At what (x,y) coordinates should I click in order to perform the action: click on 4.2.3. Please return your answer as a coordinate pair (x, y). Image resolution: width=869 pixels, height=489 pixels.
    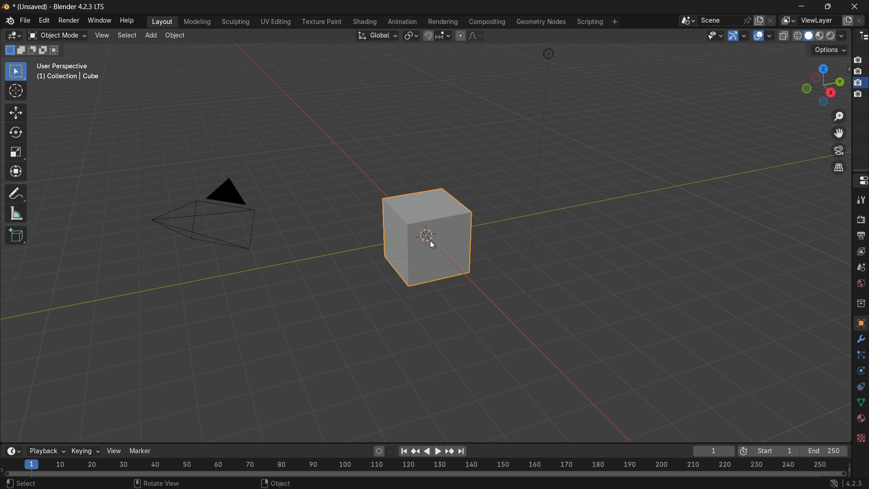
    Looking at the image, I should click on (847, 483).